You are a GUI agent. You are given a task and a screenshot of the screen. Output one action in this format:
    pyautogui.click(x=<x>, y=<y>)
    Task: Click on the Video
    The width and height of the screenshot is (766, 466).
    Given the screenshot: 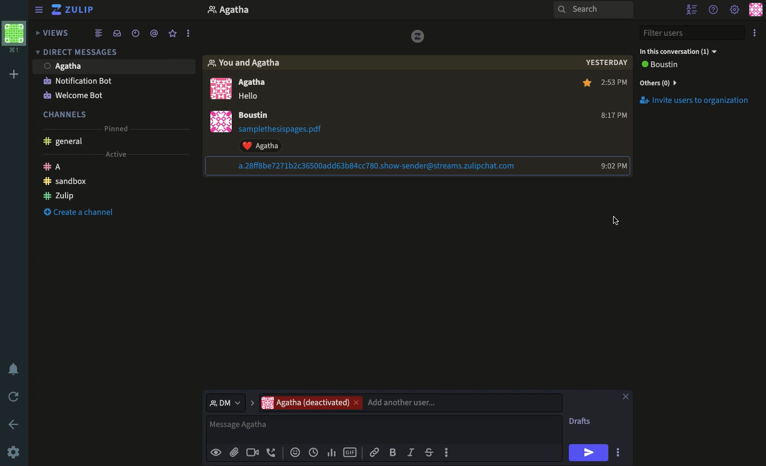 What is the action you would take?
    pyautogui.click(x=252, y=453)
    